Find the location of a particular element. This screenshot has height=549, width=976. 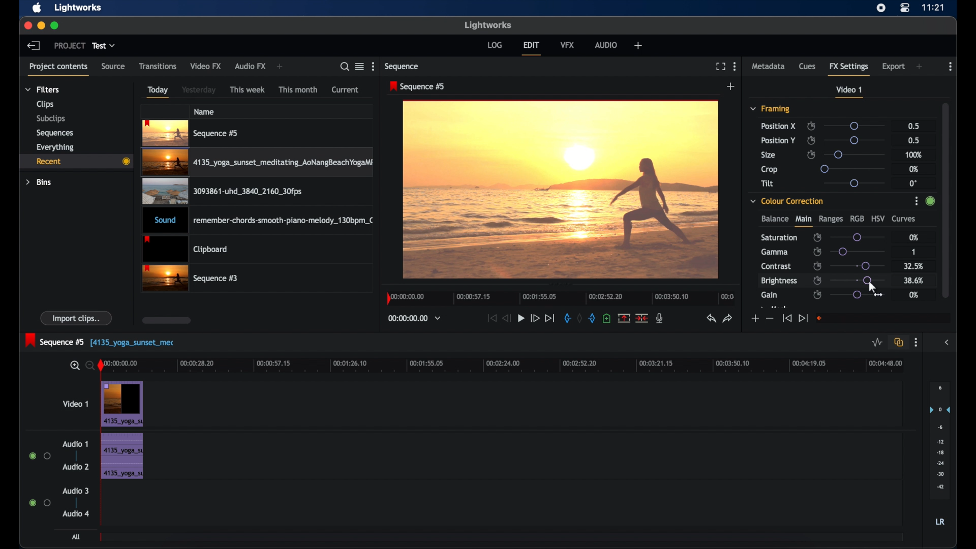

gamma is located at coordinates (775, 252).